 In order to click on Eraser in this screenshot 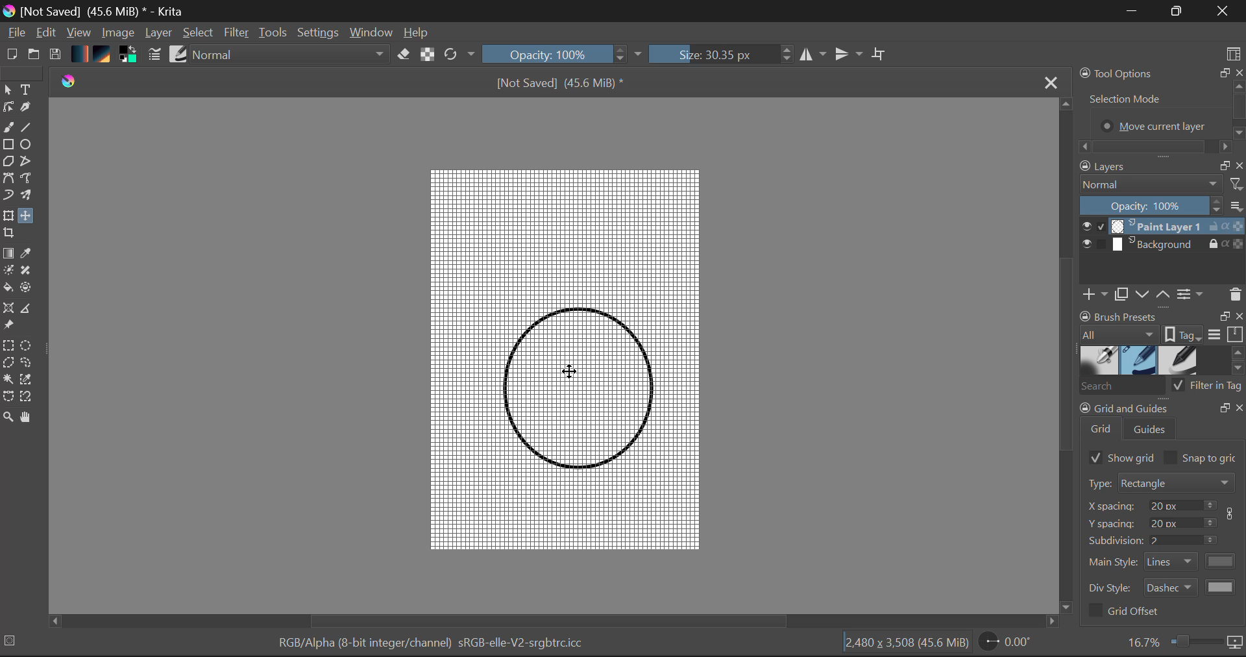, I will do `click(404, 55)`.